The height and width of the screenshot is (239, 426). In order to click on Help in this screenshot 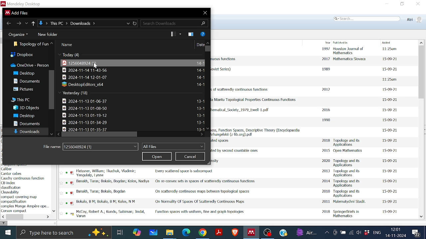, I will do `click(203, 33)`.